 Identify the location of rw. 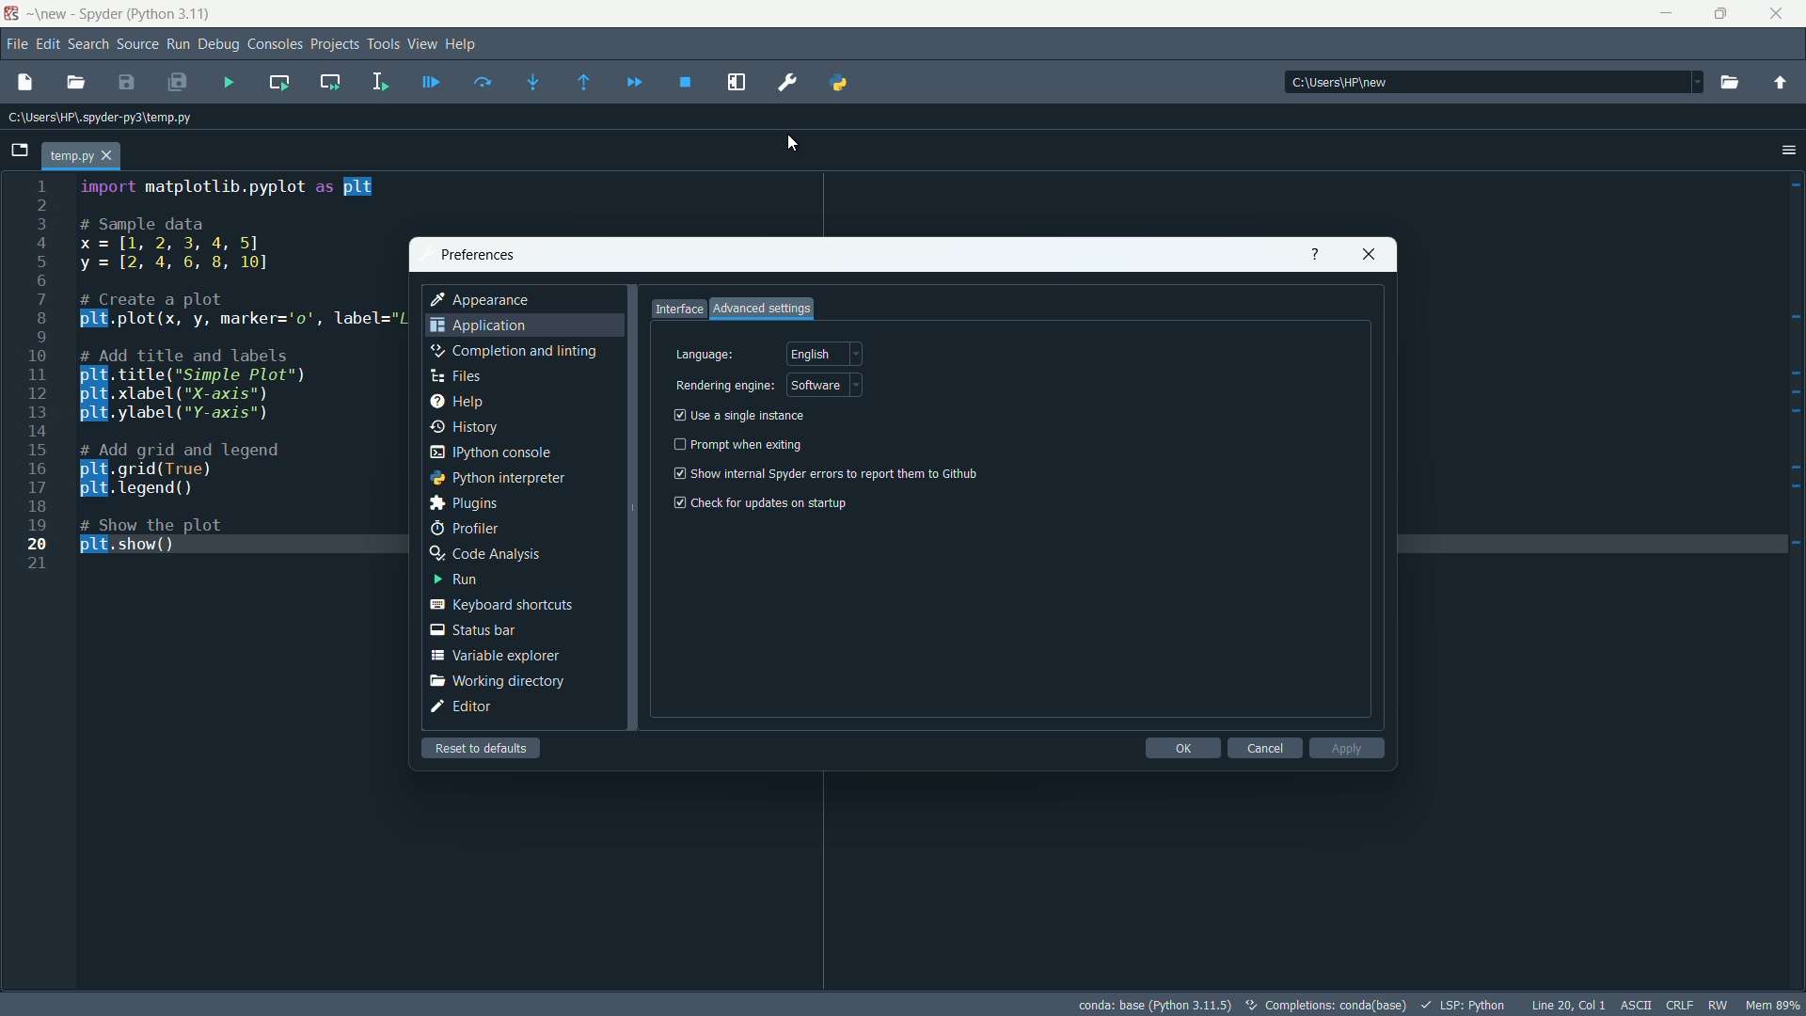
(1718, 1005).